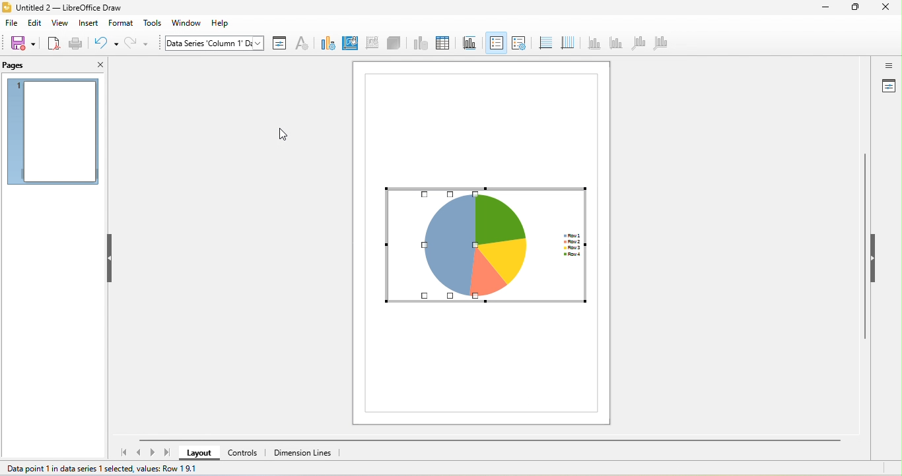  Describe the element at coordinates (121, 453) in the screenshot. I see `first` at that location.